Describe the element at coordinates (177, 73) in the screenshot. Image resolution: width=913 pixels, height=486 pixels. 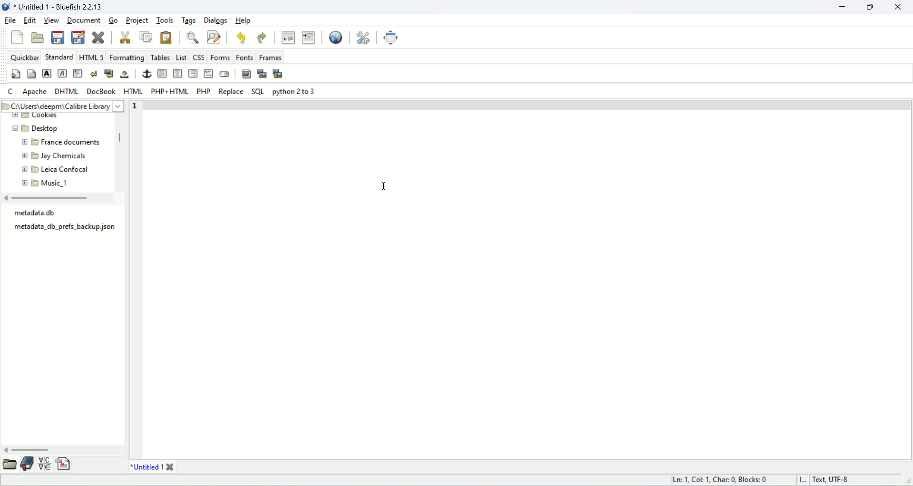
I see `center` at that location.